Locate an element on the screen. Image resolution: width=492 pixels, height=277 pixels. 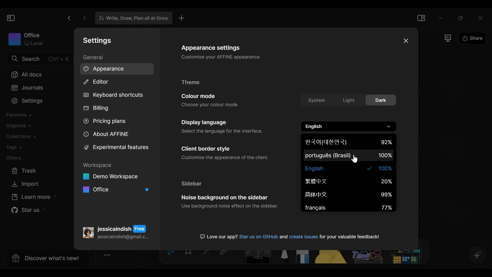
Shape is located at coordinates (332, 258).